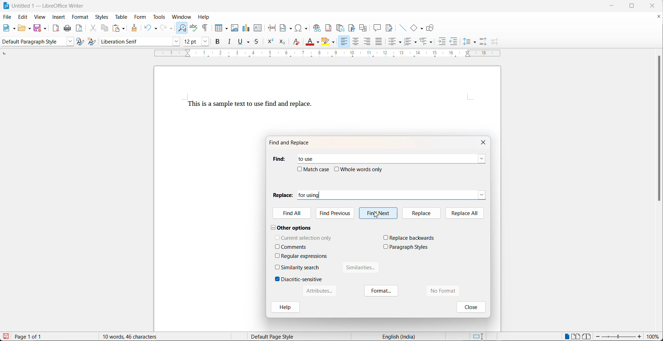  Describe the element at coordinates (337, 212) in the screenshot. I see `find previous` at that location.